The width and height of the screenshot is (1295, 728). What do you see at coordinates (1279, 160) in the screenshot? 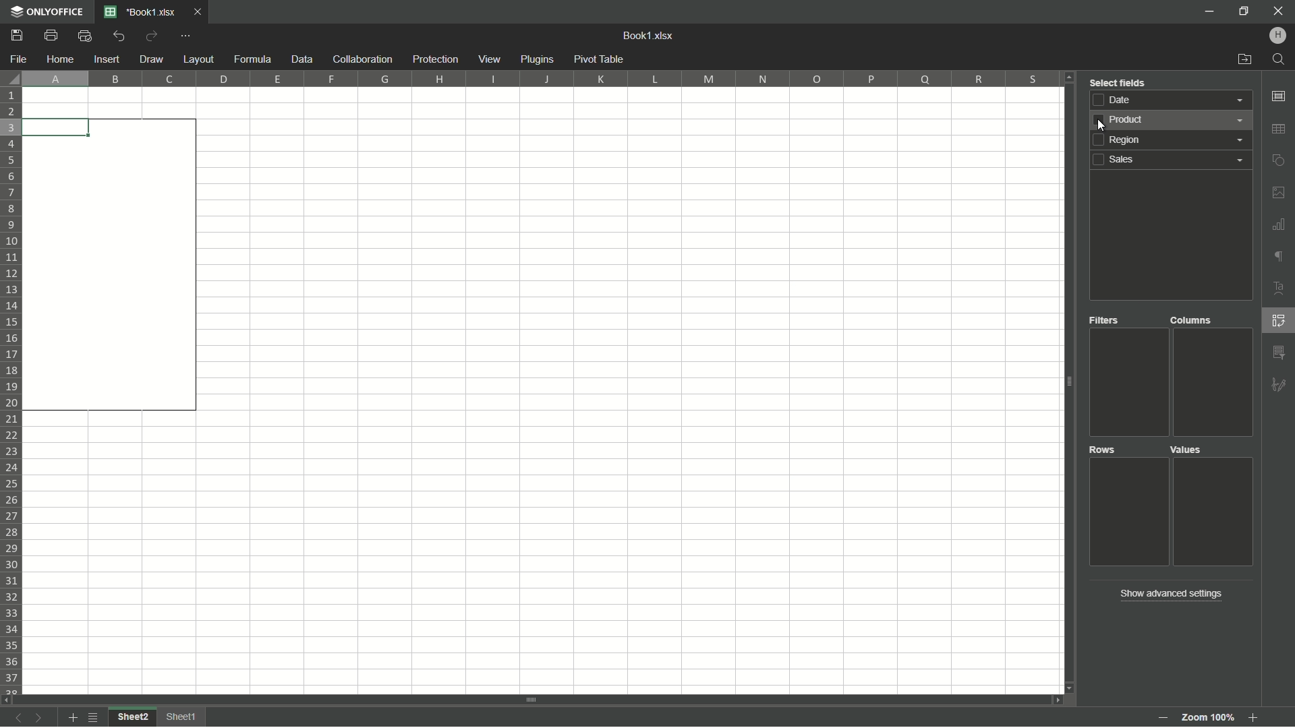
I see `insert shape` at bounding box center [1279, 160].